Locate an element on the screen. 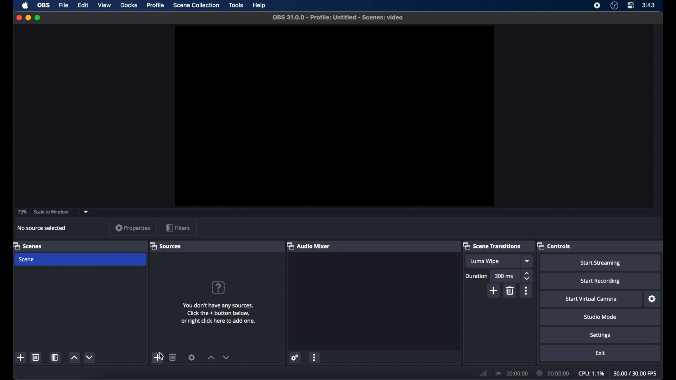 The image size is (676, 380). view is located at coordinates (104, 5).